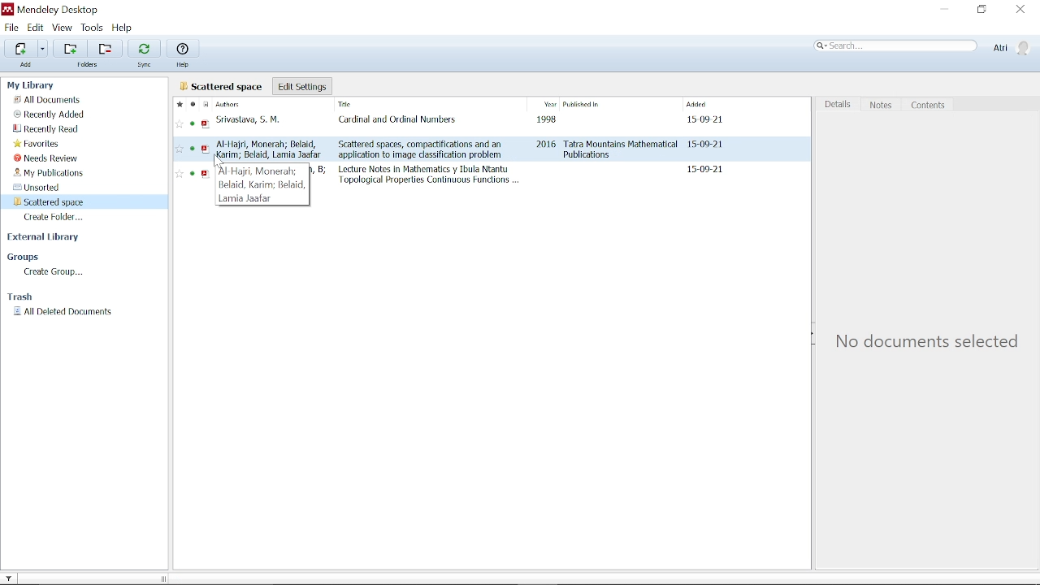 This screenshot has height=585, width=1040. I want to click on All deleted documents, so click(63, 312).